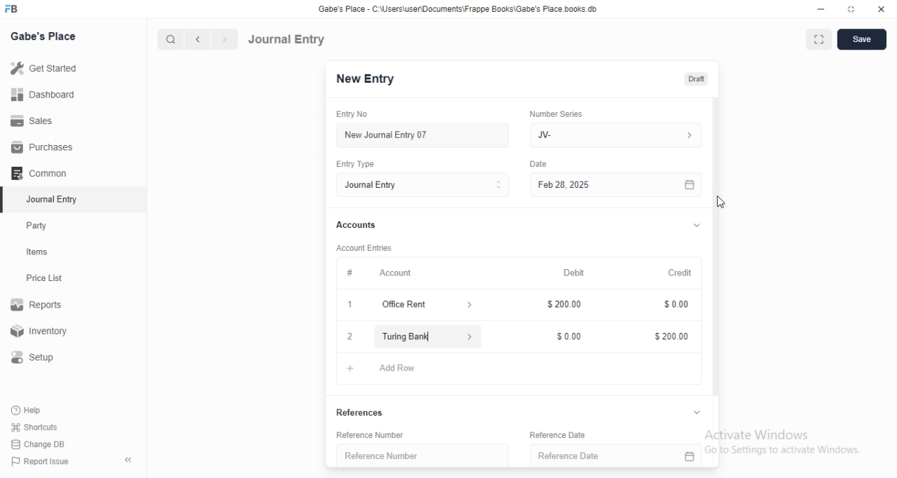  I want to click on Reference Date , so click(587, 434).